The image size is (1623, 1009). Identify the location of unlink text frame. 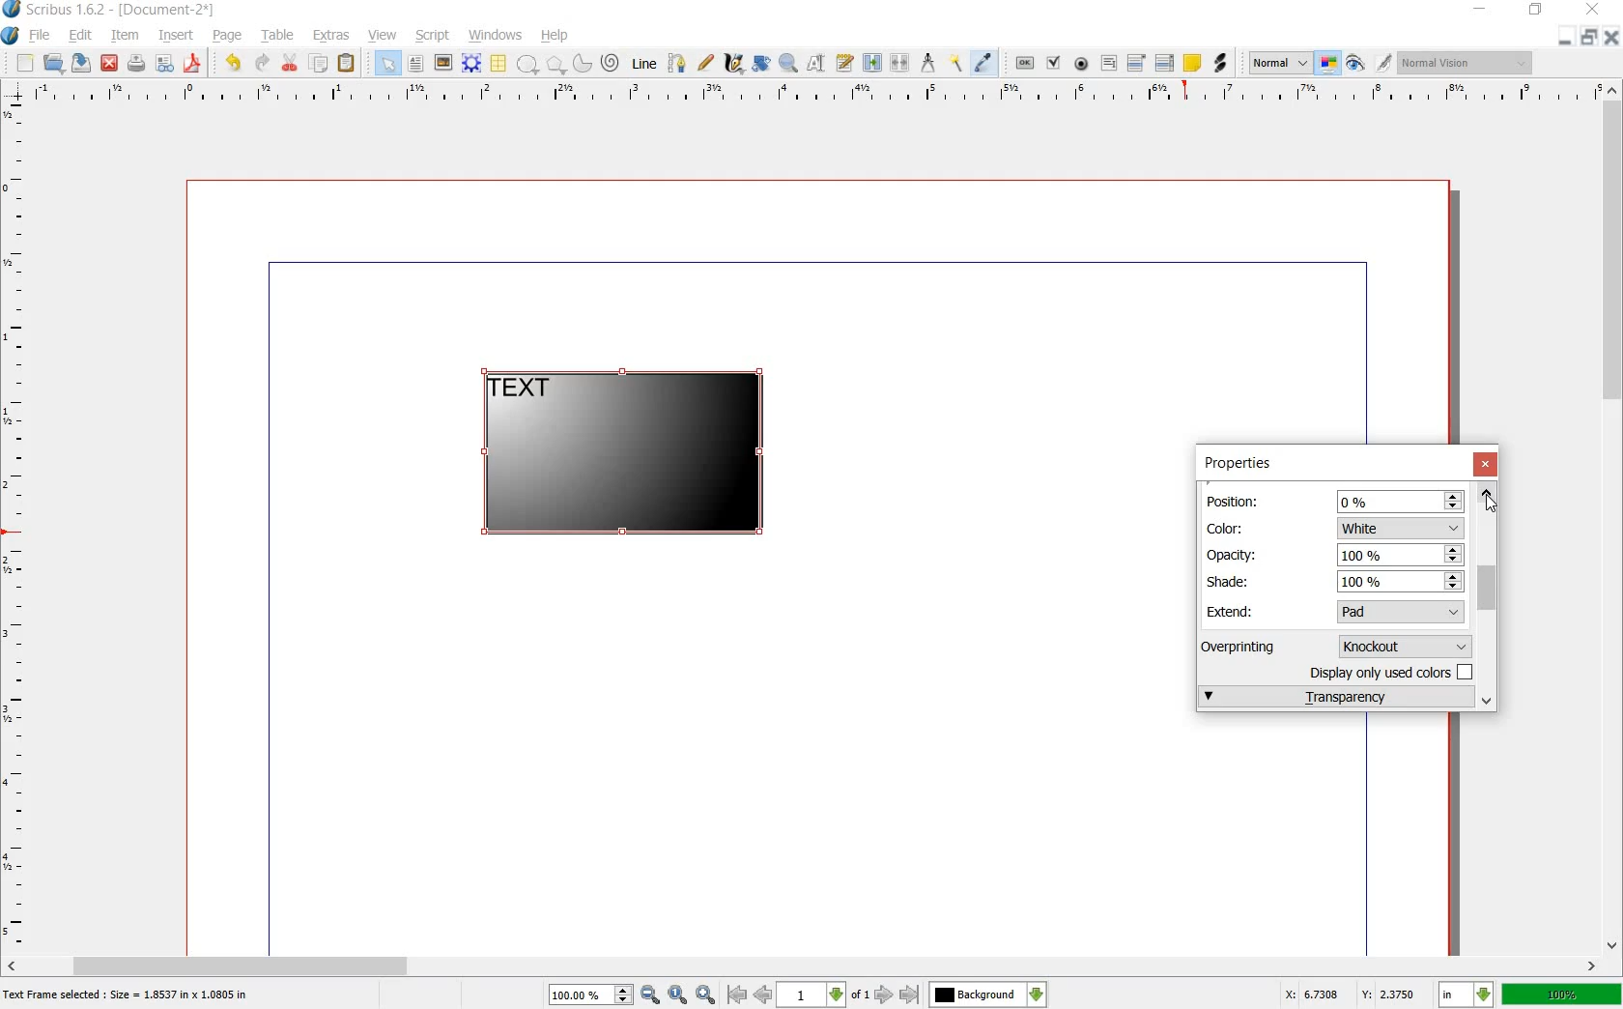
(901, 64).